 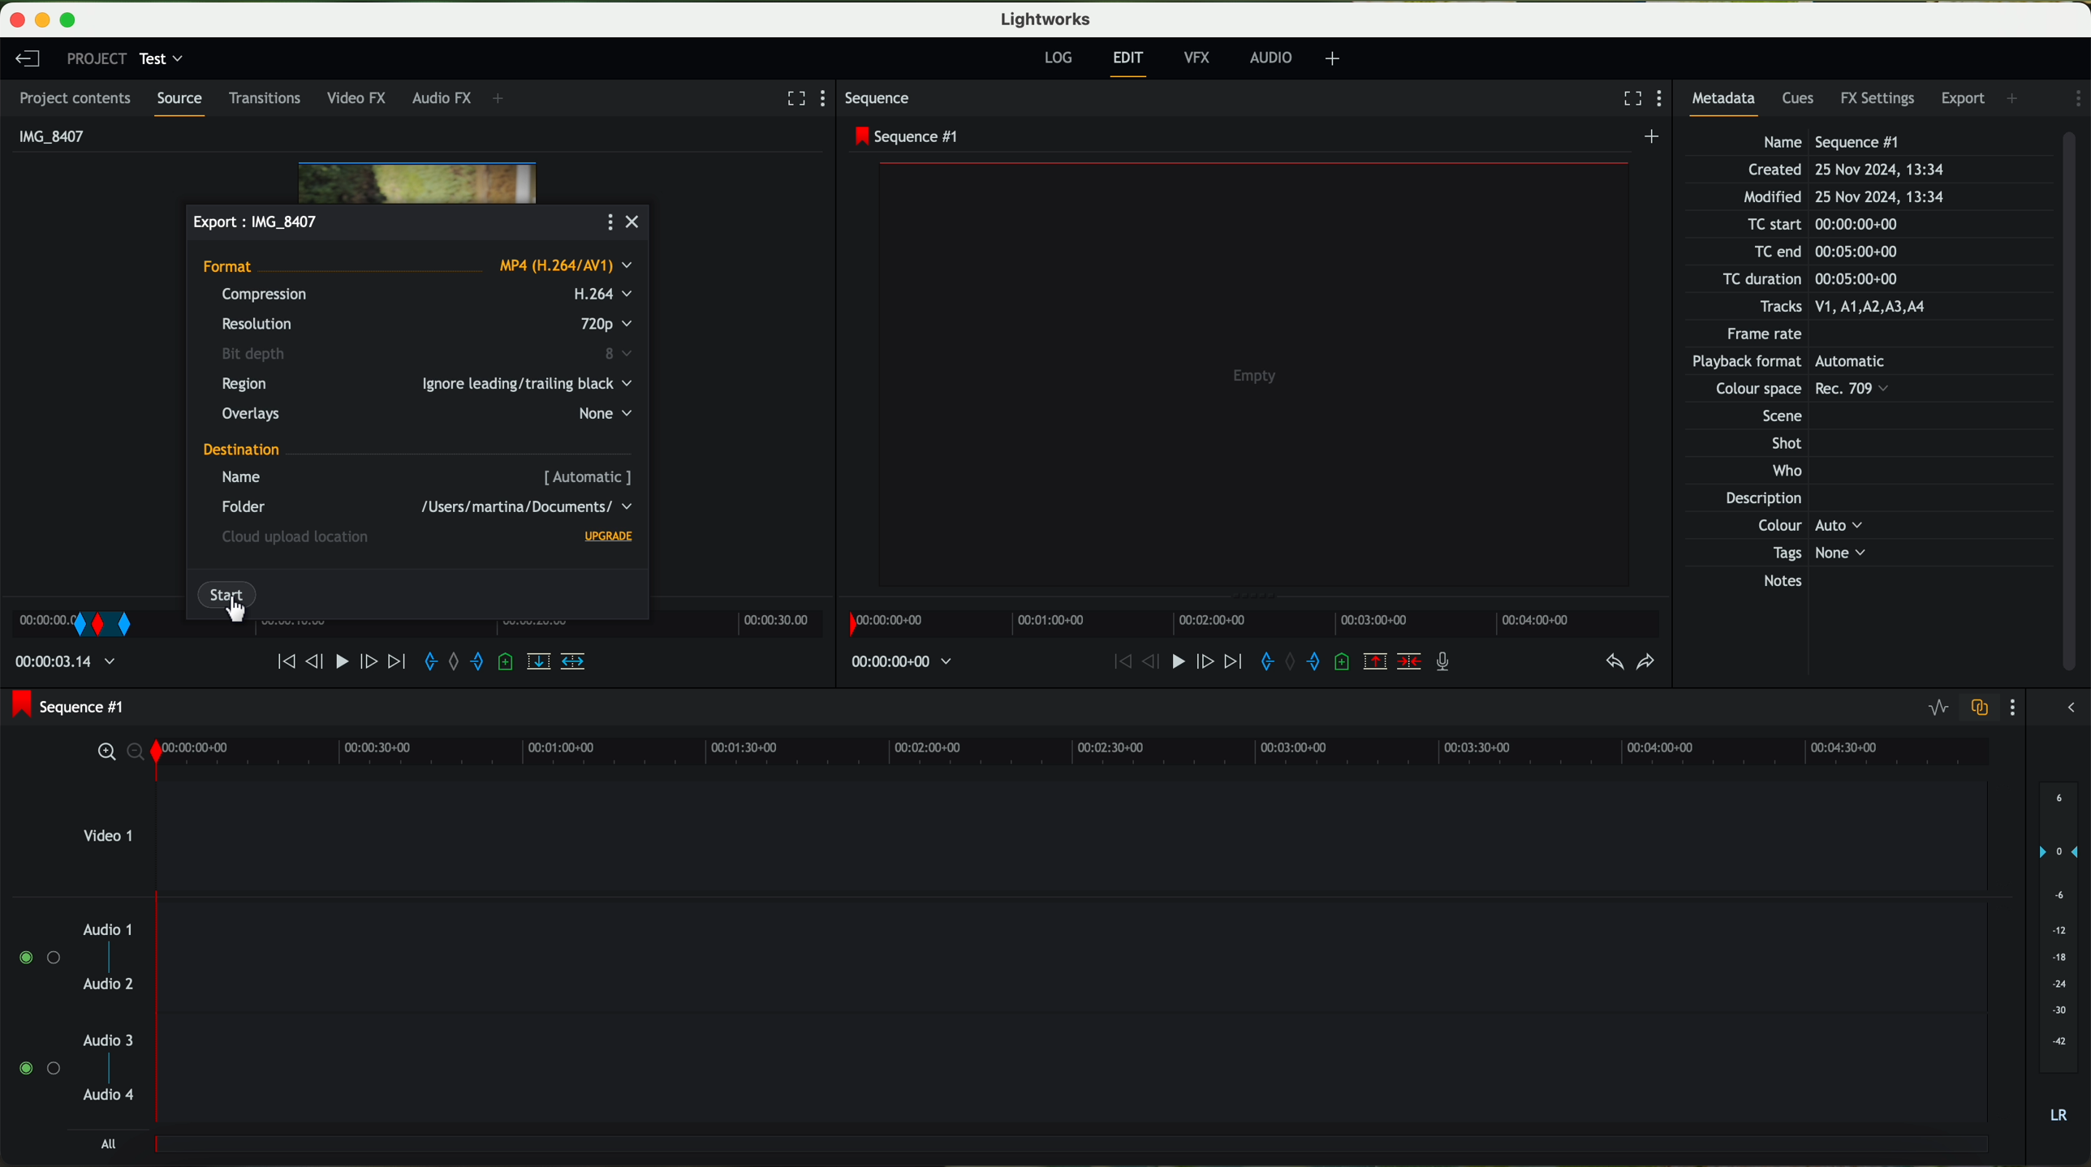 I want to click on nudge one frame forward, so click(x=373, y=664).